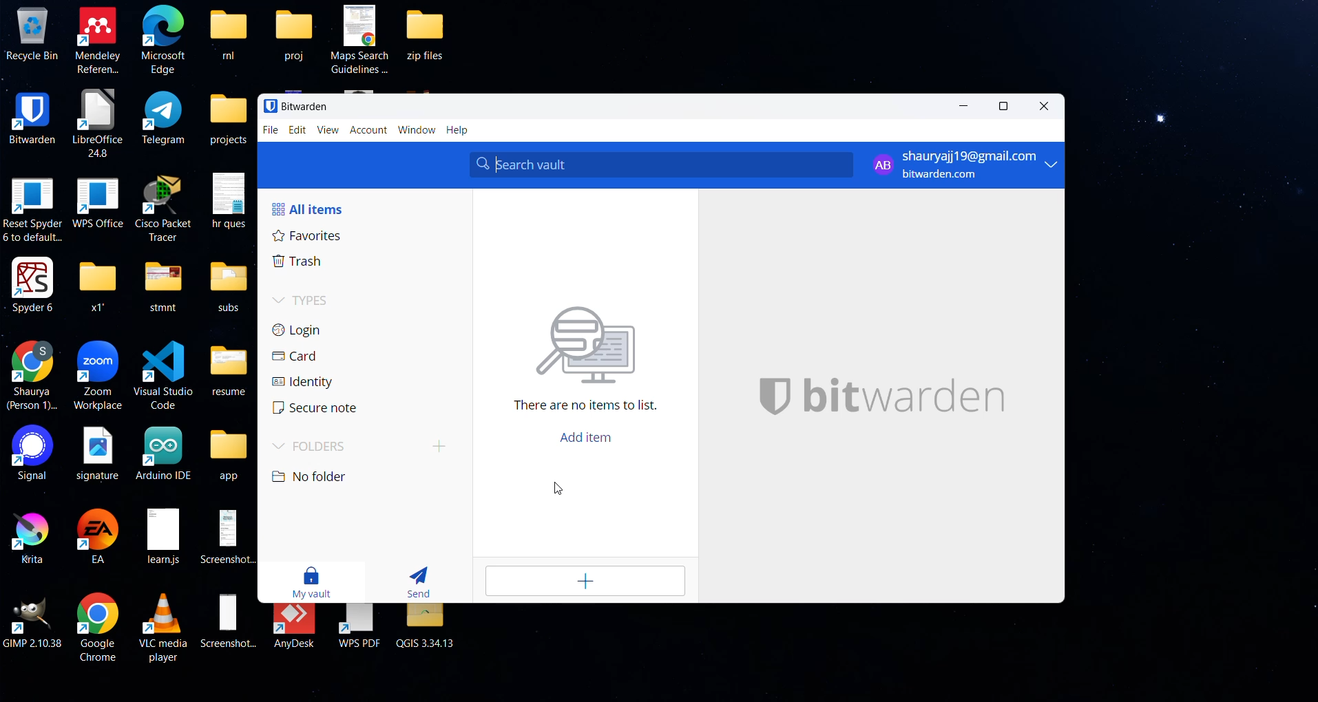 Image resolution: width=1318 pixels, height=702 pixels. I want to click on ml, so click(228, 33).